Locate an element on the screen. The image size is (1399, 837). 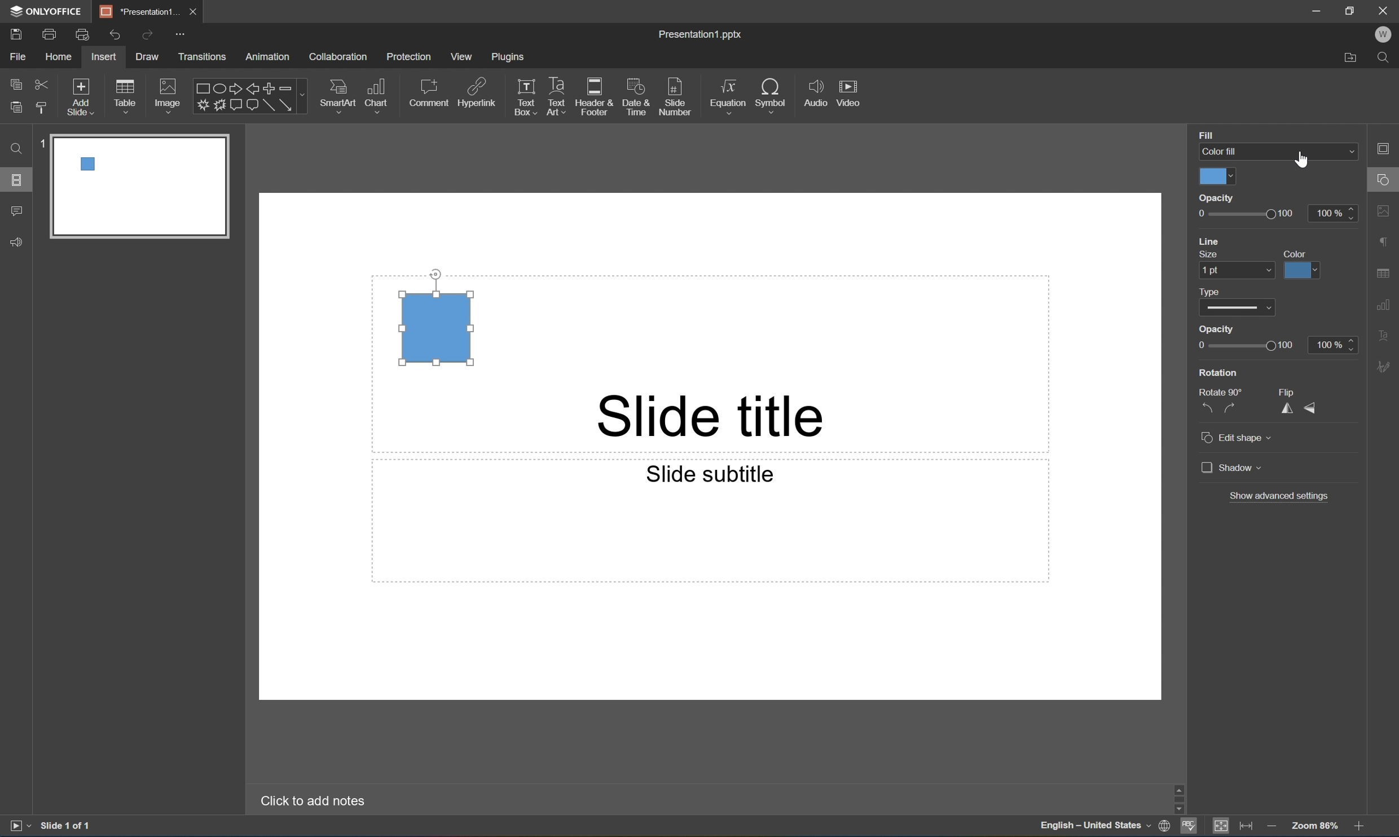
 is located at coordinates (201, 105).